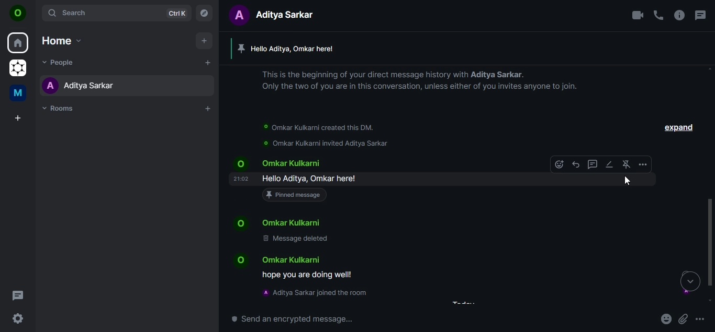 The width and height of the screenshot is (715, 332). Describe the element at coordinates (608, 165) in the screenshot. I see `edit` at that location.